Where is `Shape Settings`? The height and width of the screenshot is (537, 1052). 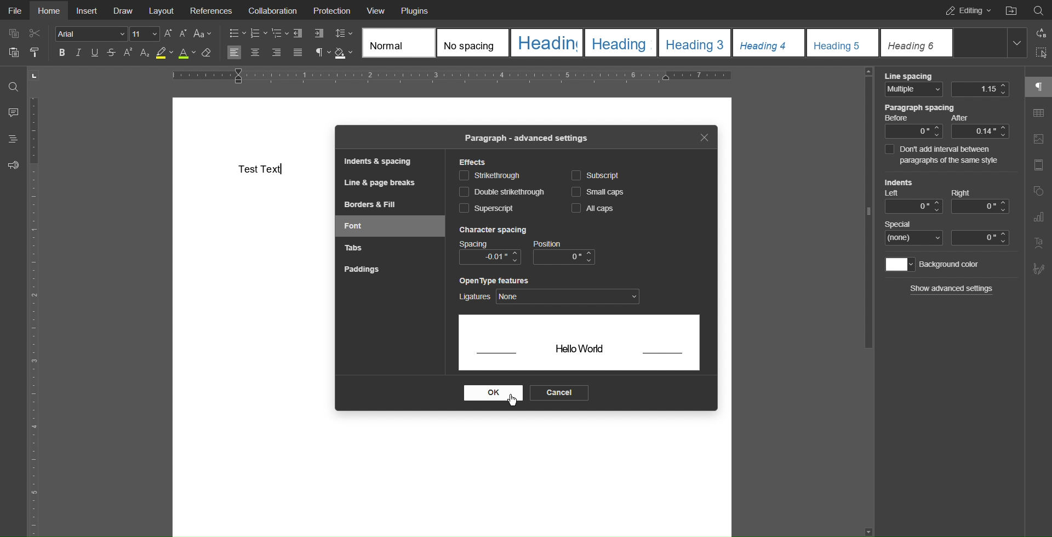
Shape Settings is located at coordinates (1038, 193).